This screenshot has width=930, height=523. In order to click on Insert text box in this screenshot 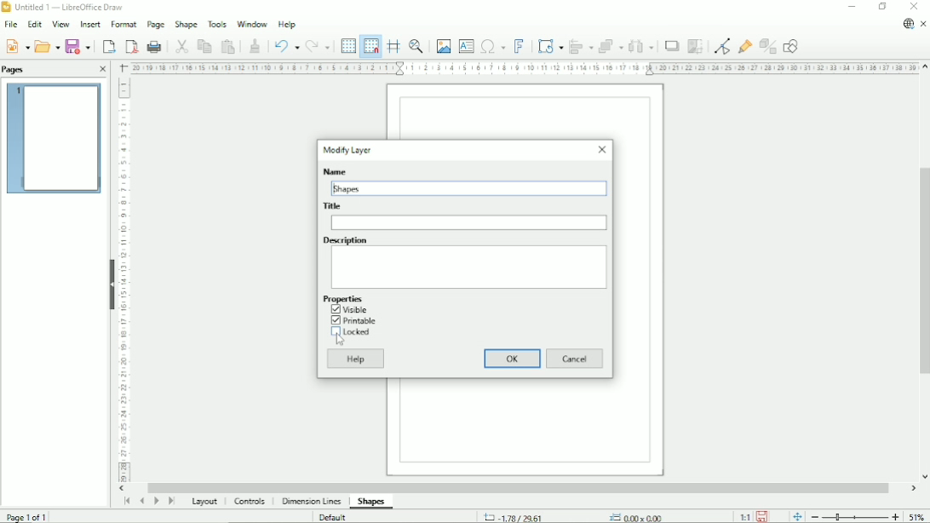, I will do `click(467, 45)`.